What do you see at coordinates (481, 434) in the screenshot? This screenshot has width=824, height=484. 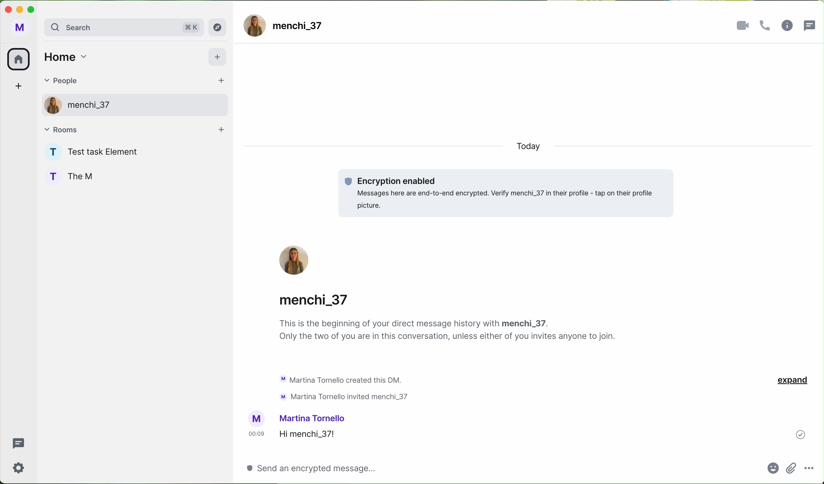 I see `message sent` at bounding box center [481, 434].